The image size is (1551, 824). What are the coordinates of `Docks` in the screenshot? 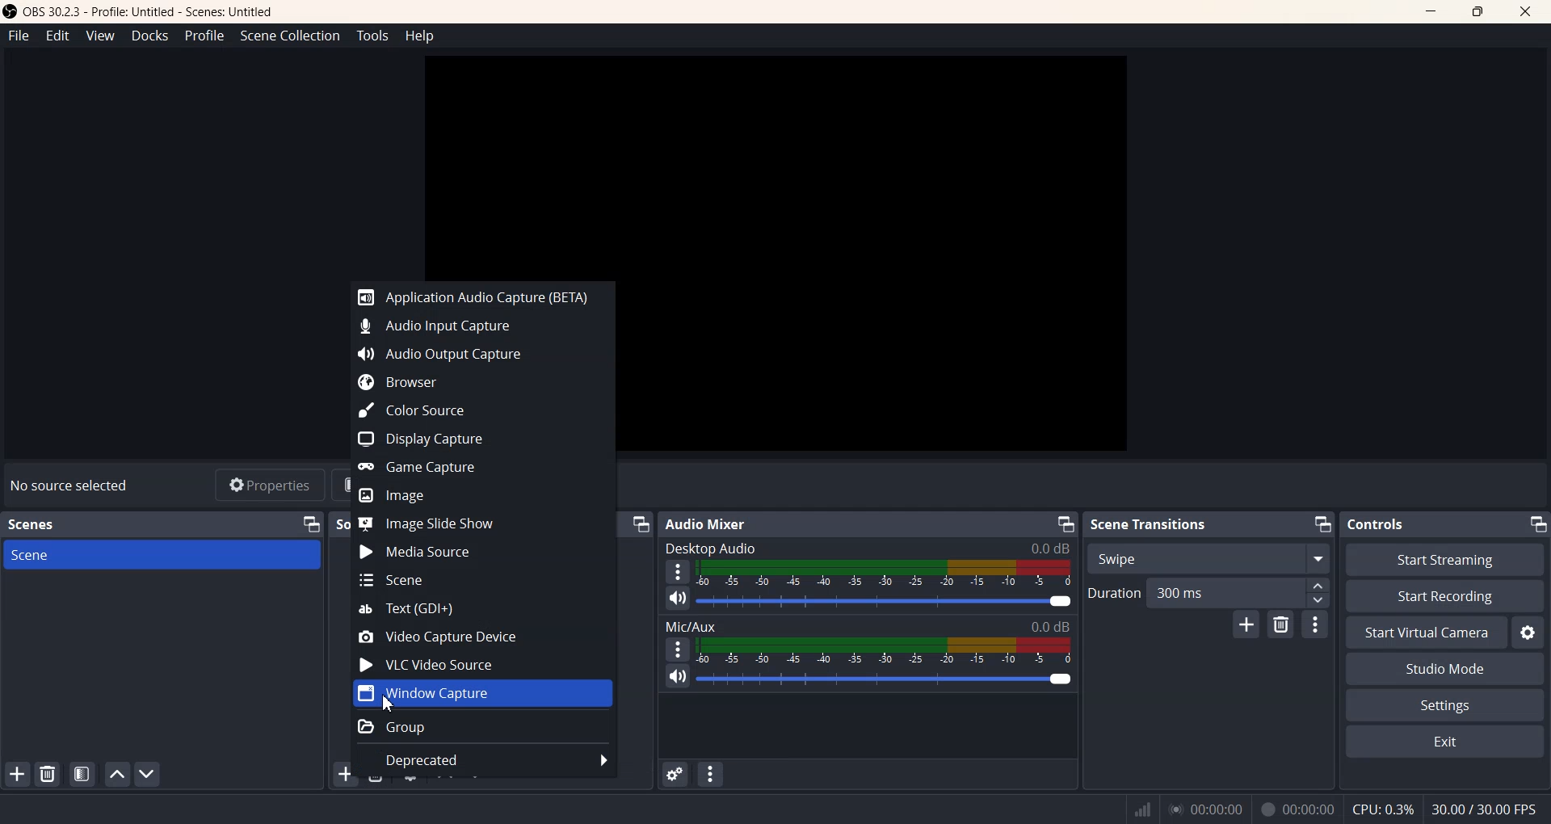 It's located at (150, 36).